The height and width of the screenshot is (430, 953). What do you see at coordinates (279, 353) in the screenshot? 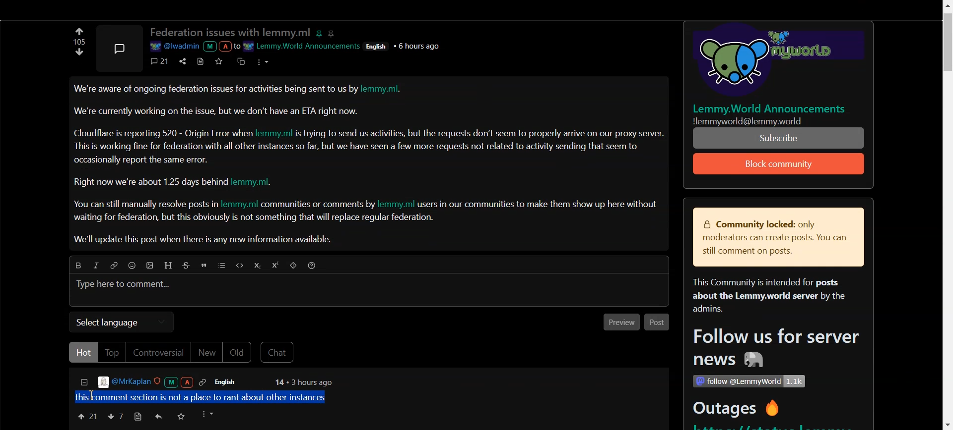
I see `Chat` at bounding box center [279, 353].